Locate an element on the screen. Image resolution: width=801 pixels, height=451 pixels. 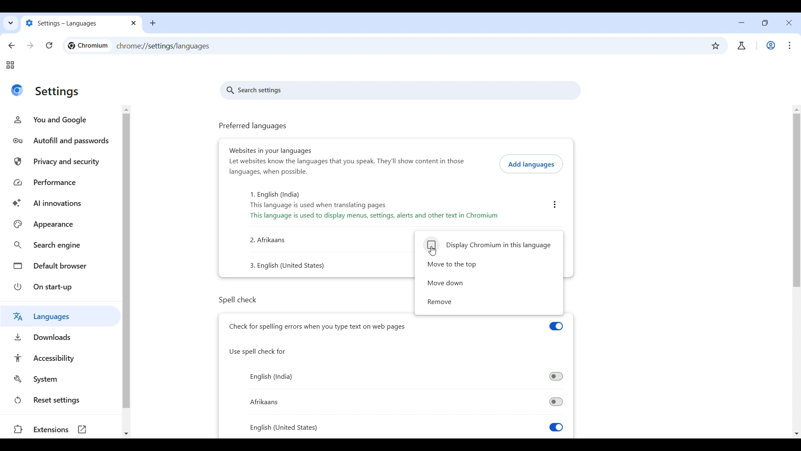
Reload page is located at coordinates (49, 46).